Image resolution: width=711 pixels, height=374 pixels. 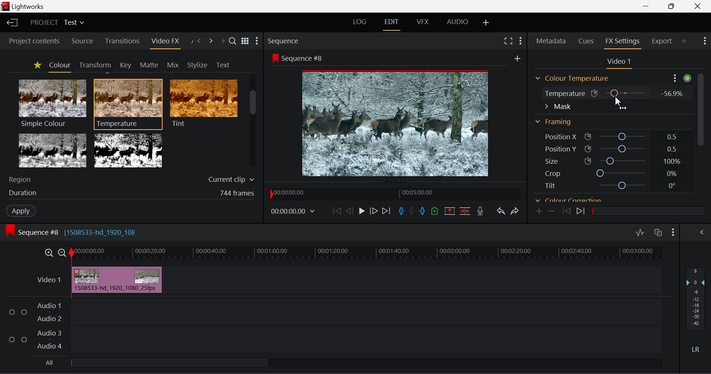 I want to click on Show Settings, so click(x=520, y=41).